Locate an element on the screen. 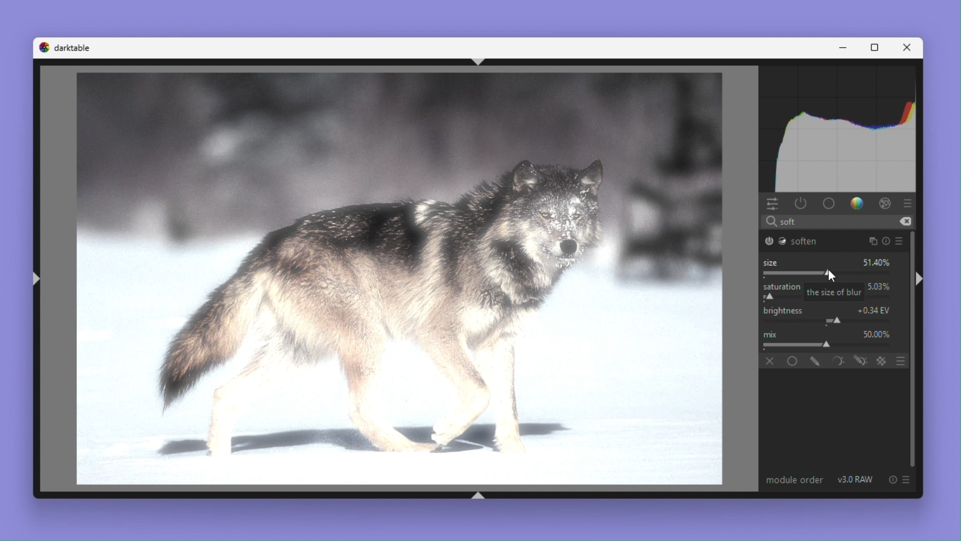 The width and height of the screenshot is (961, 541). Saturation  is located at coordinates (782, 287).